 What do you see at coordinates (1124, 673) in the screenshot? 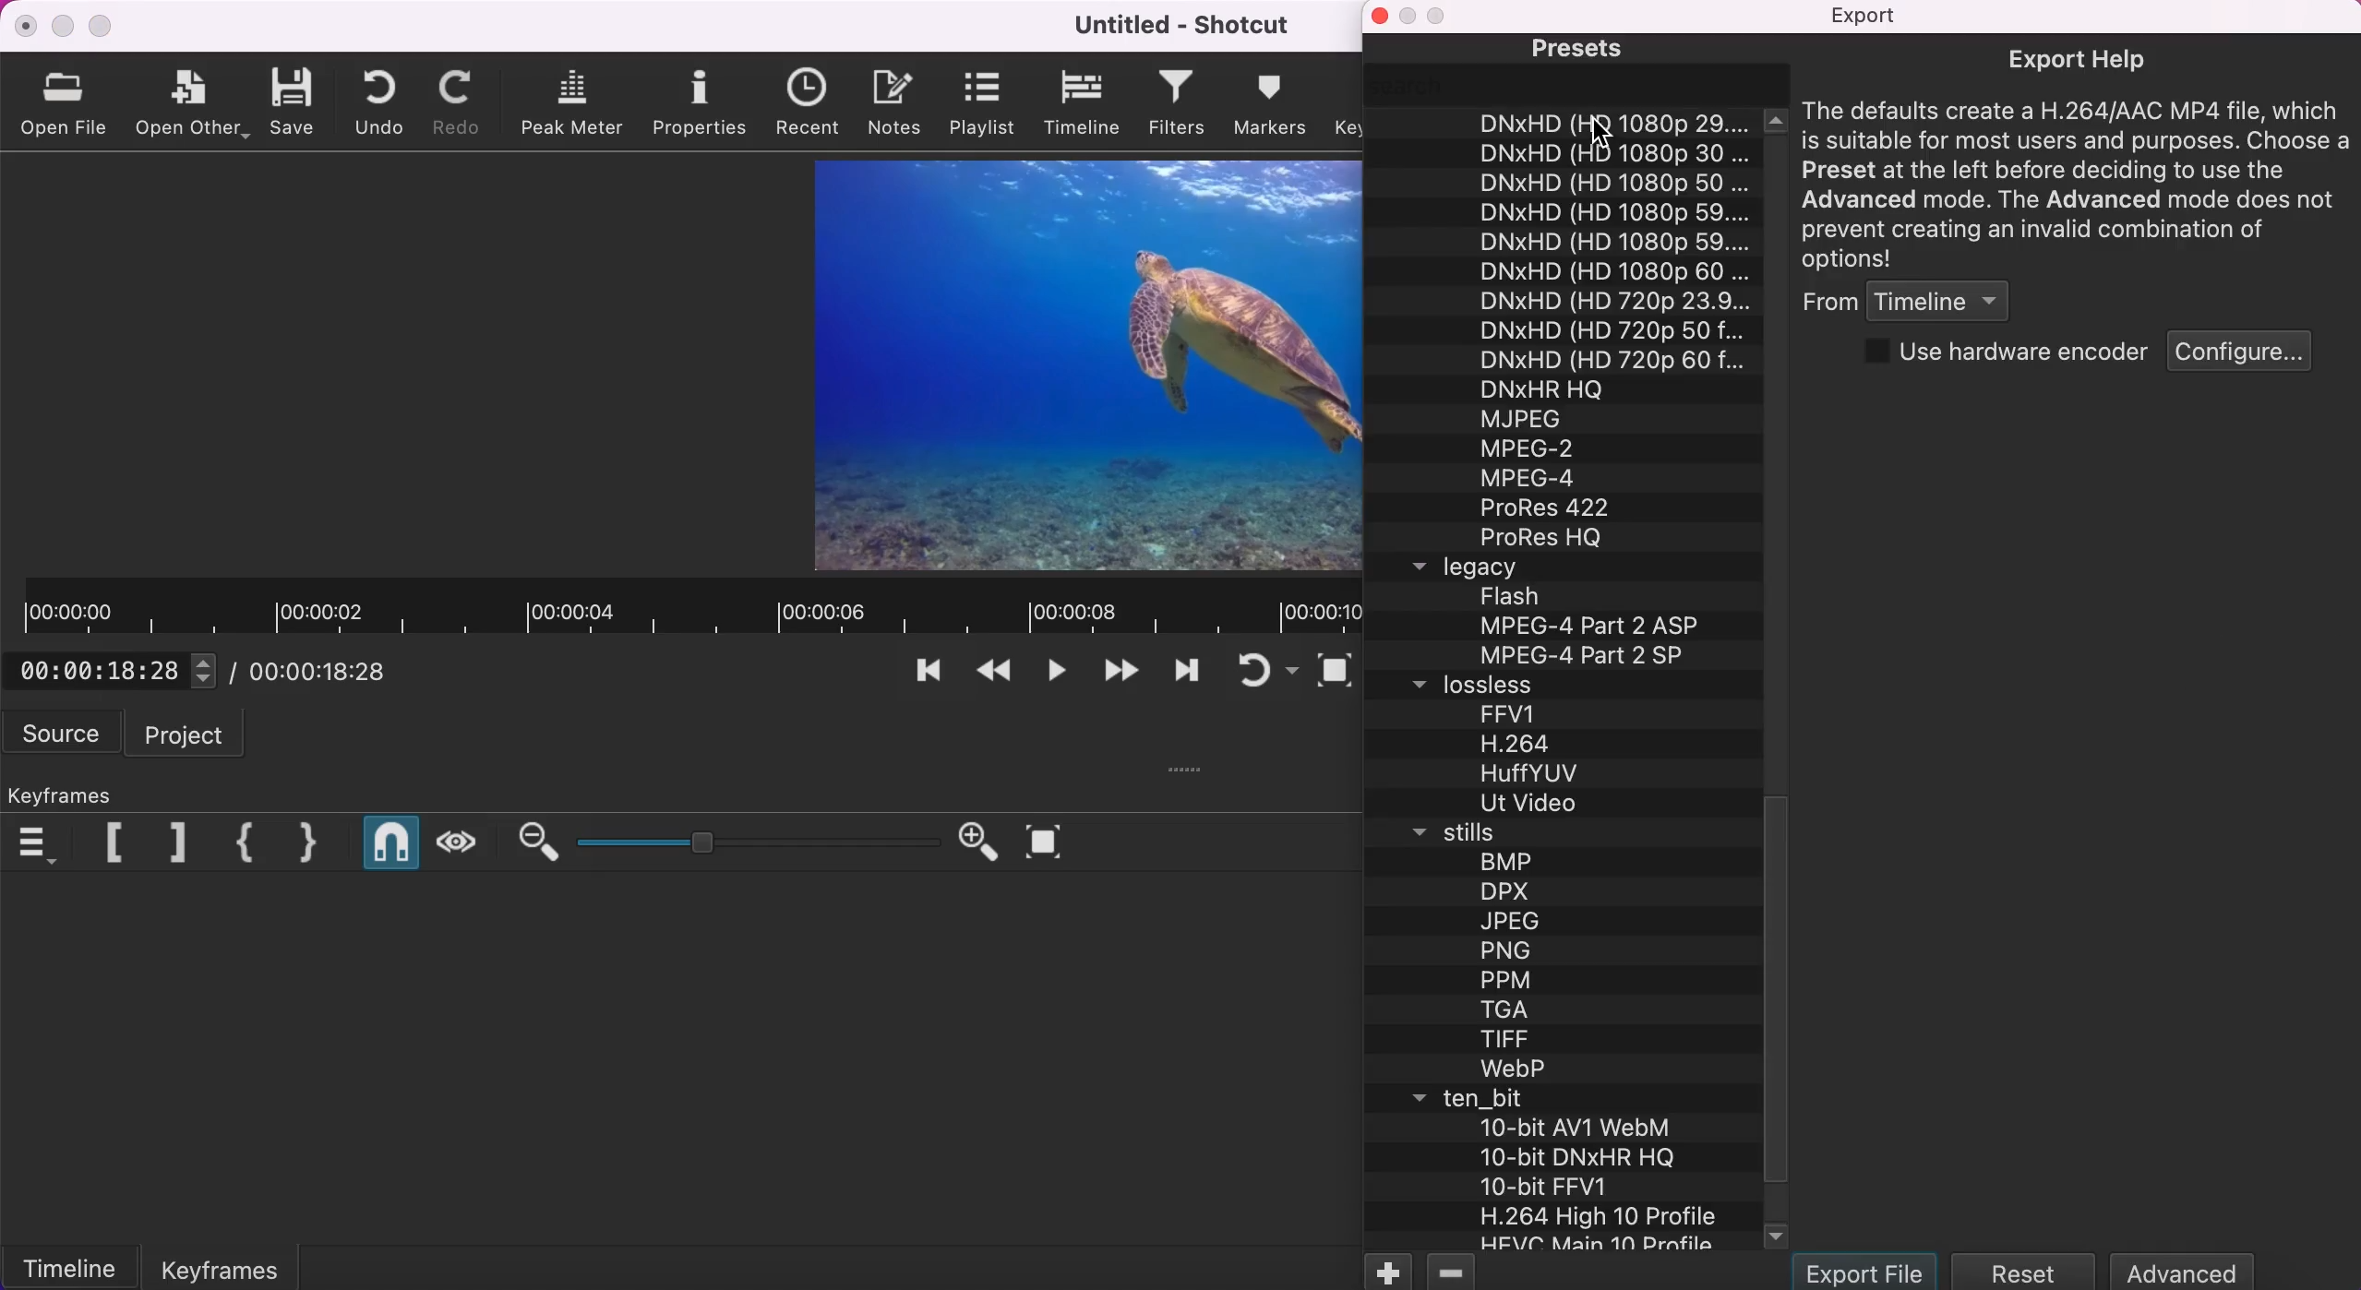
I see `skip to the next point` at bounding box center [1124, 673].